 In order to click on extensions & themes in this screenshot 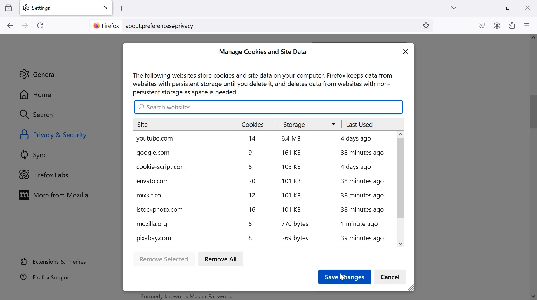, I will do `click(54, 261)`.